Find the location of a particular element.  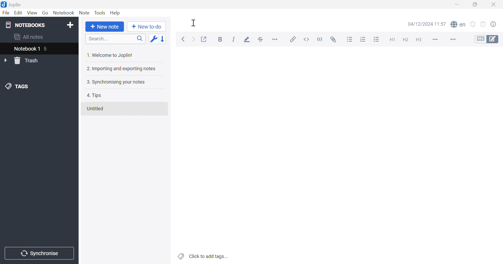

Search is located at coordinates (116, 39).